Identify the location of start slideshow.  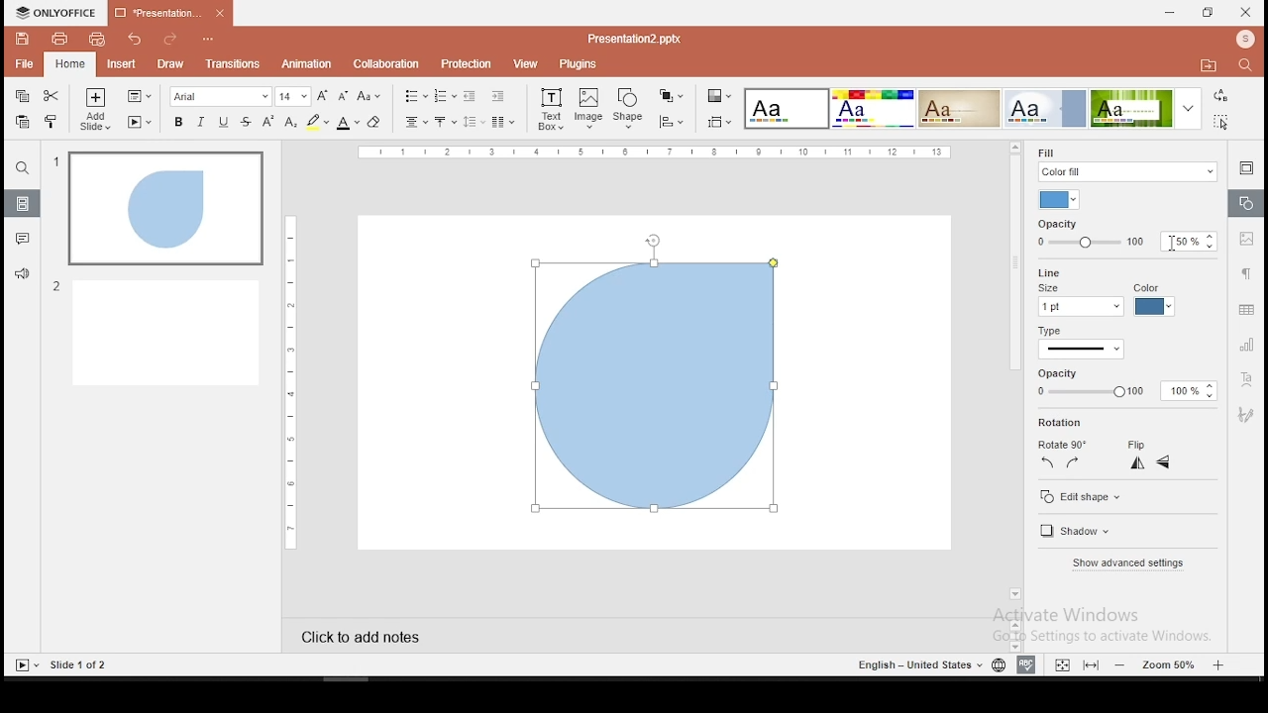
(27, 665).